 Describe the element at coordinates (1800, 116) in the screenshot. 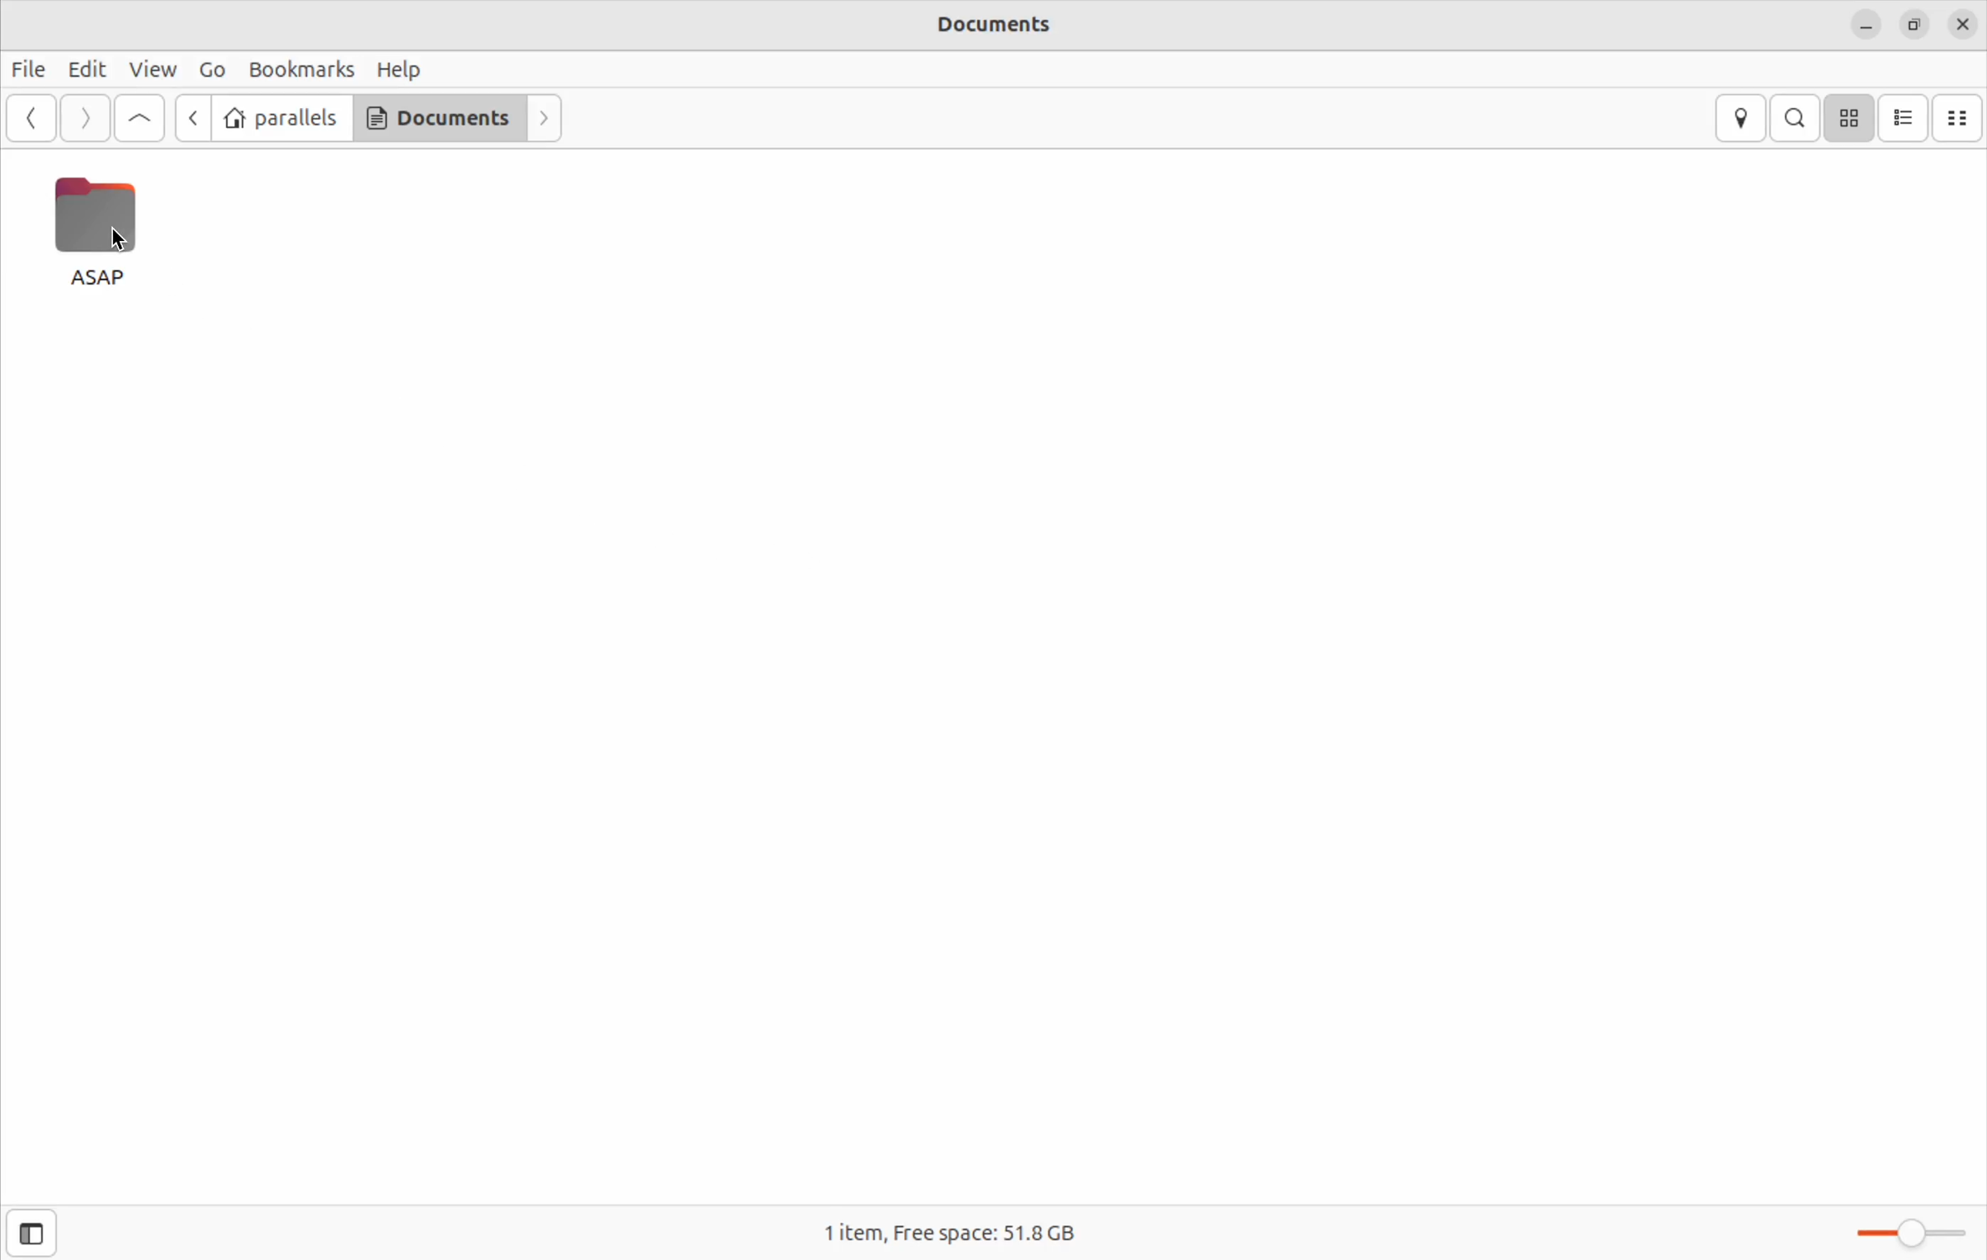

I see `search` at that location.